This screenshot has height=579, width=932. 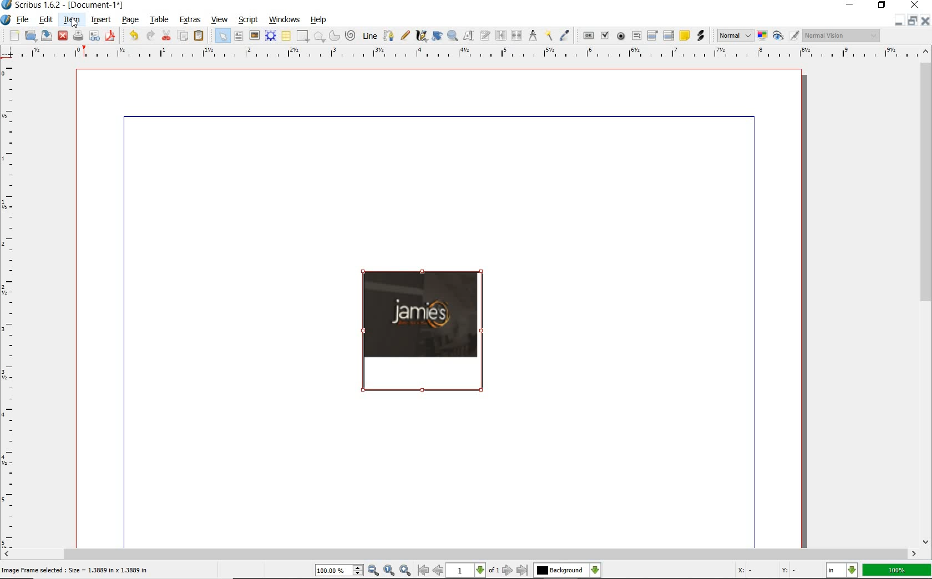 I want to click on Cursor Coordinates, so click(x=773, y=572).